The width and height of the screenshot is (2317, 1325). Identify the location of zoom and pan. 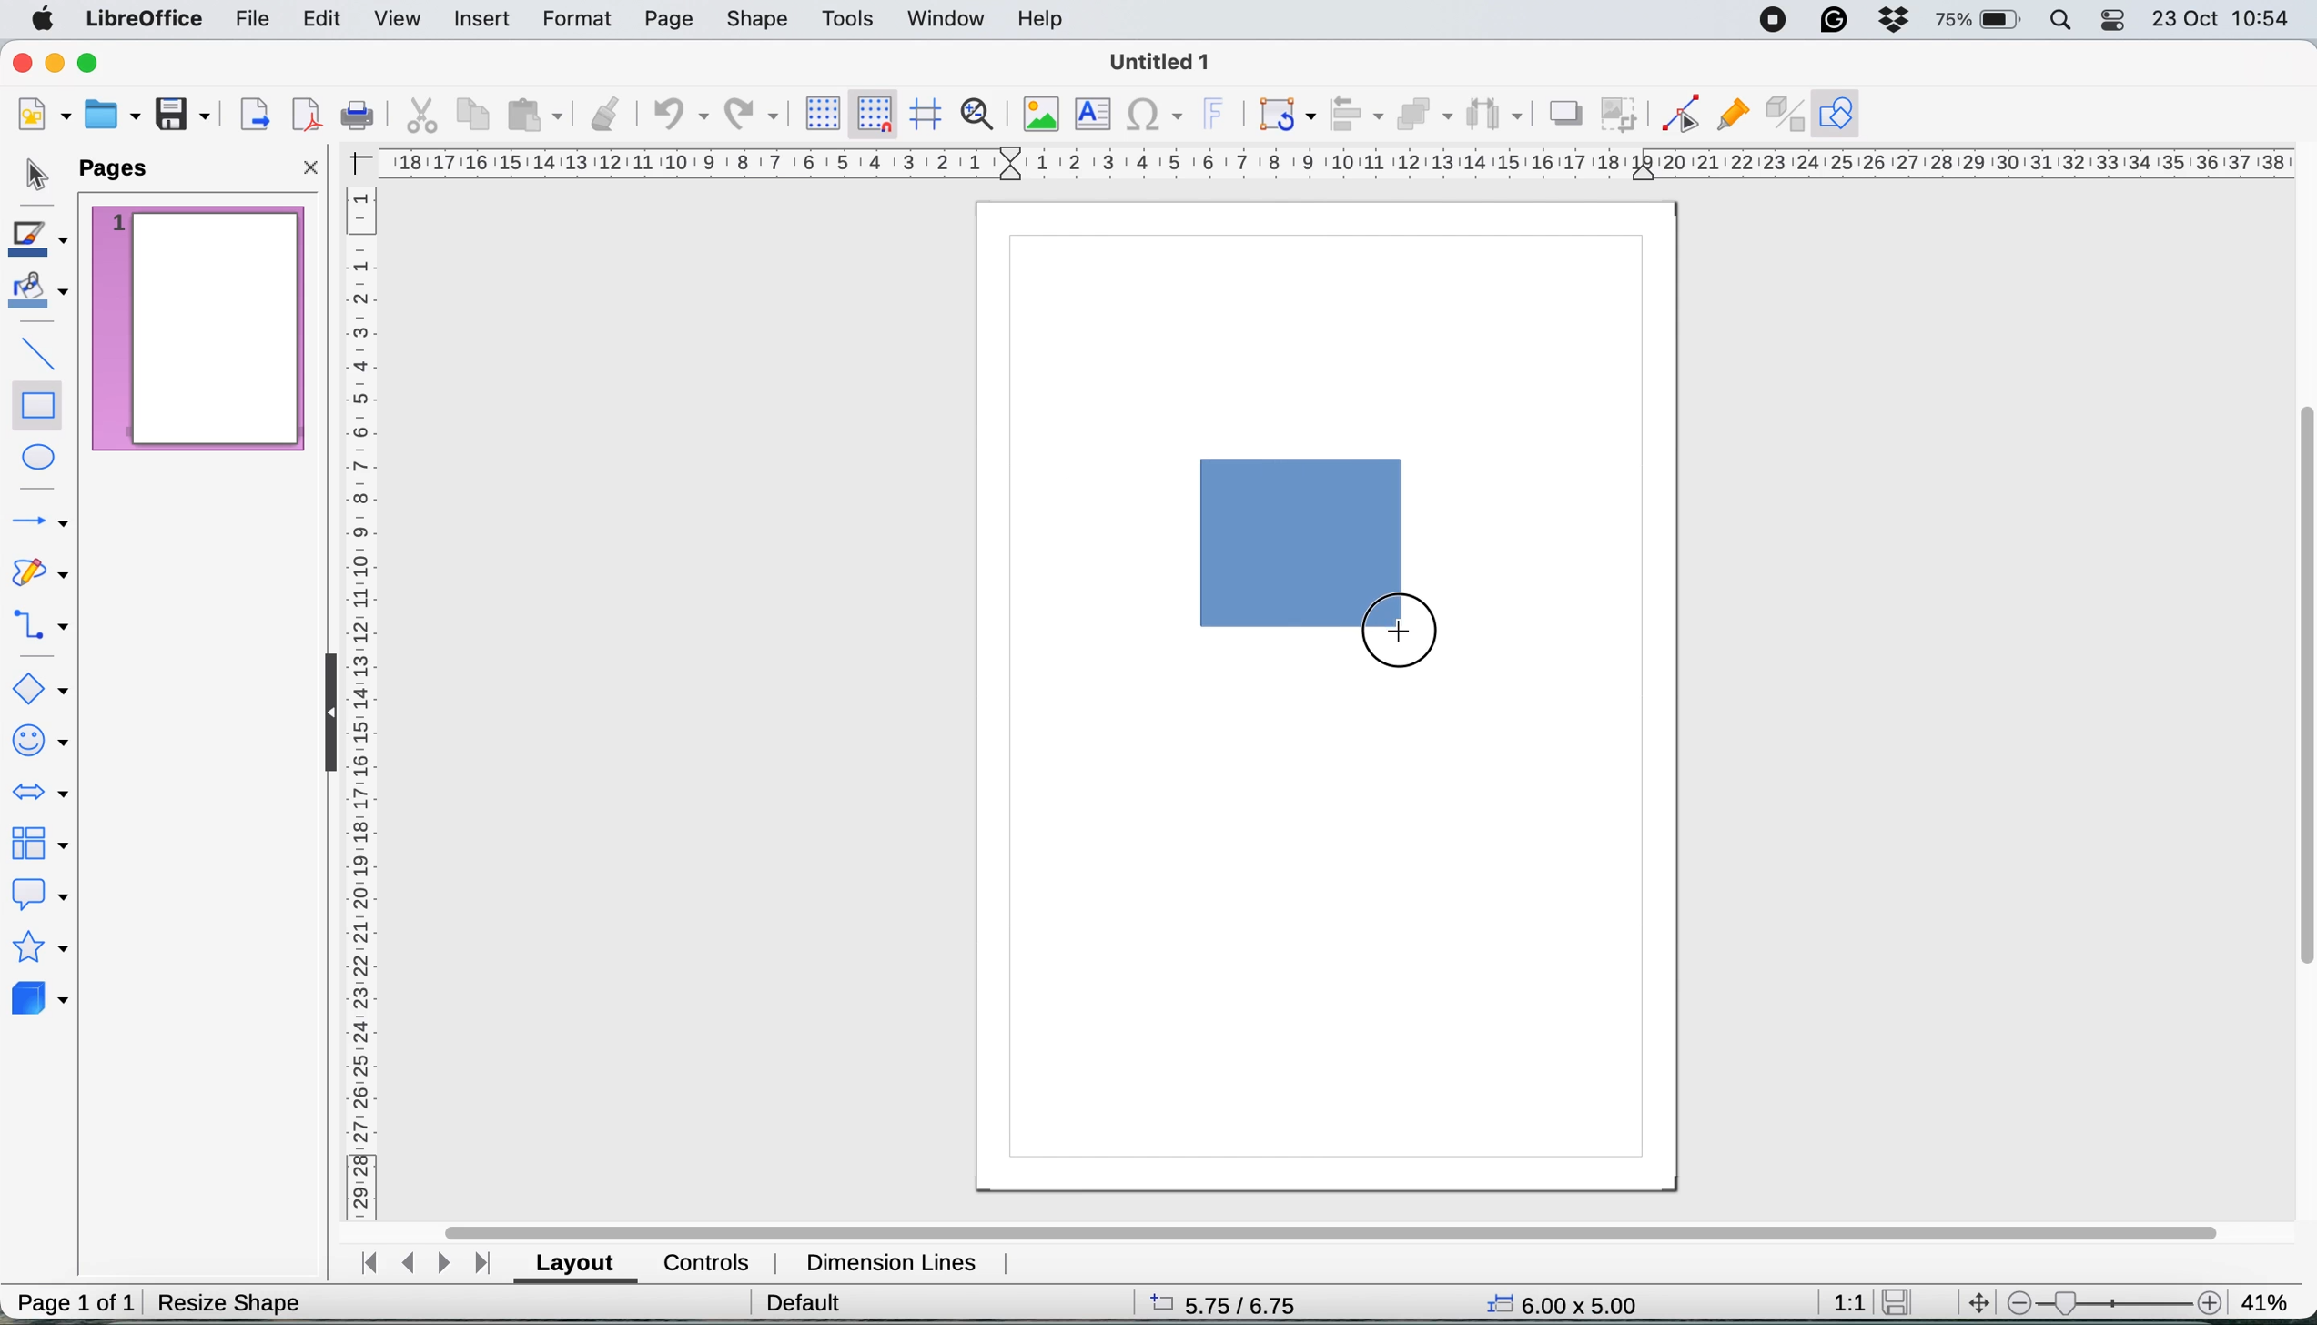
(986, 113).